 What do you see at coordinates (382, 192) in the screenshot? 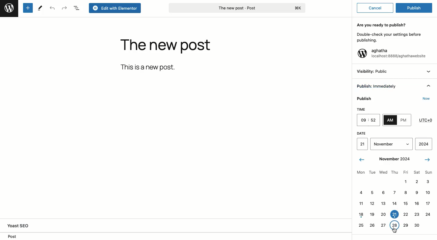
I see `6` at bounding box center [382, 192].